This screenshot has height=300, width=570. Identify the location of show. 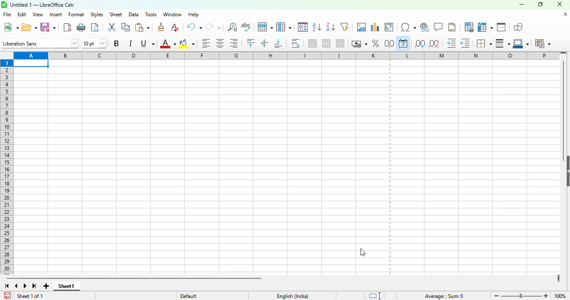
(566, 170).